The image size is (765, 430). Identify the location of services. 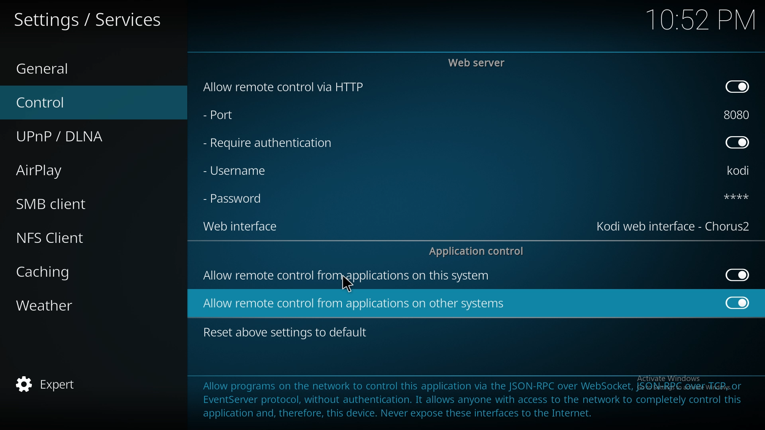
(88, 18).